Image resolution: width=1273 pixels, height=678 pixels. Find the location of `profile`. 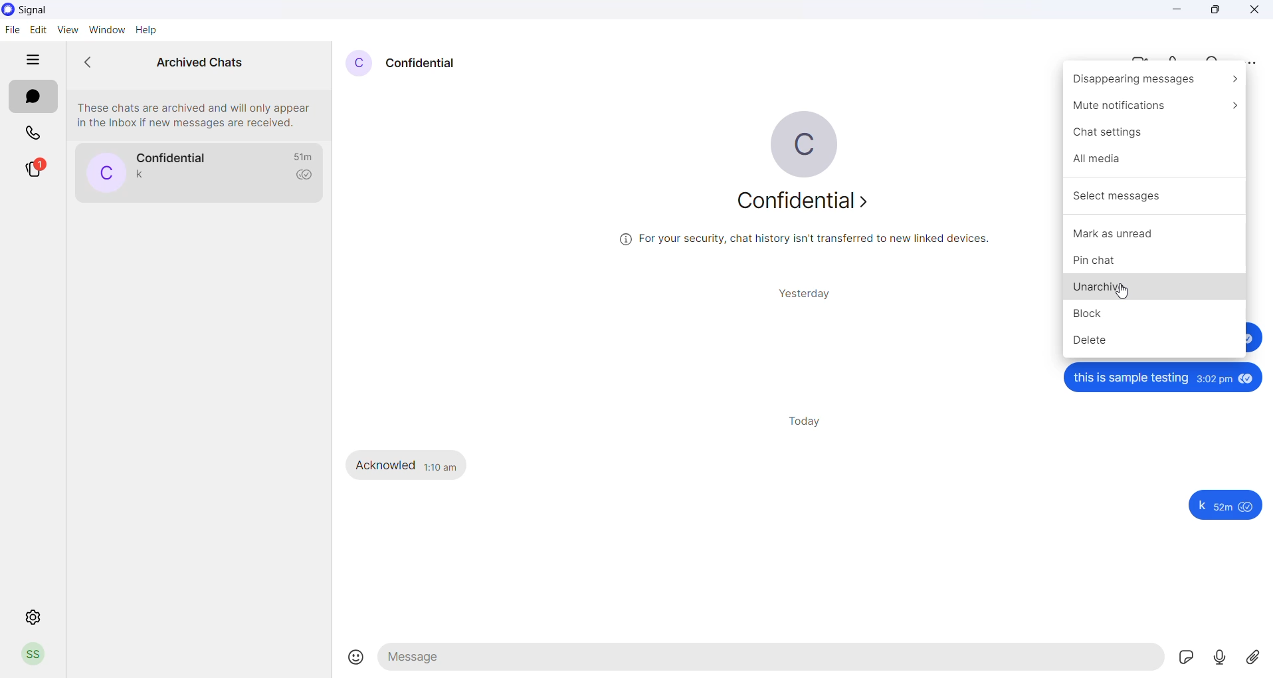

profile is located at coordinates (37, 653).